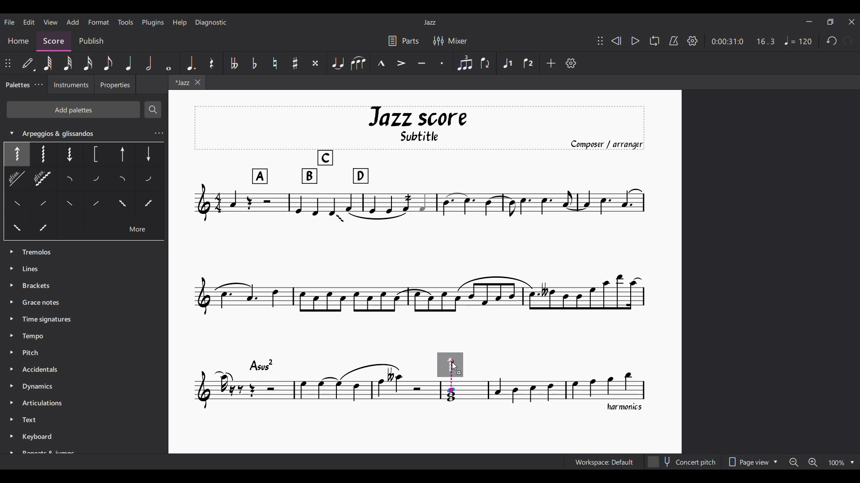 Image resolution: width=860 pixels, height=483 pixels. Describe the element at coordinates (655, 41) in the screenshot. I see `Loop playback` at that location.